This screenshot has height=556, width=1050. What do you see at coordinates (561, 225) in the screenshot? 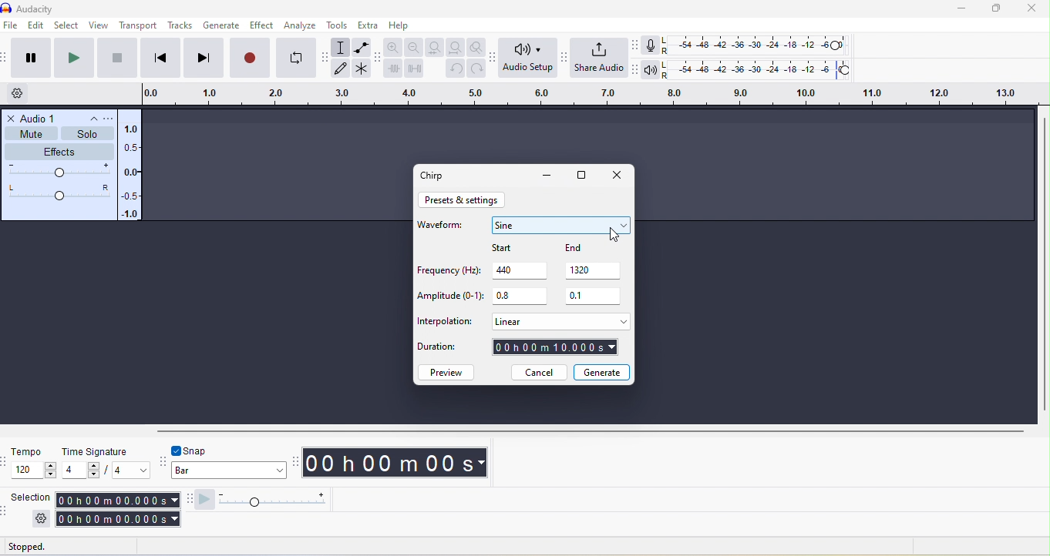
I see `sine` at bounding box center [561, 225].